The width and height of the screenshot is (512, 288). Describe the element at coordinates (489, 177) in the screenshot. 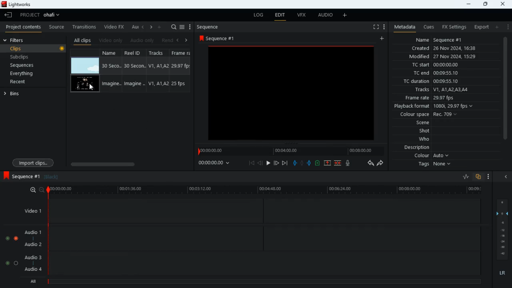

I see `more` at that location.